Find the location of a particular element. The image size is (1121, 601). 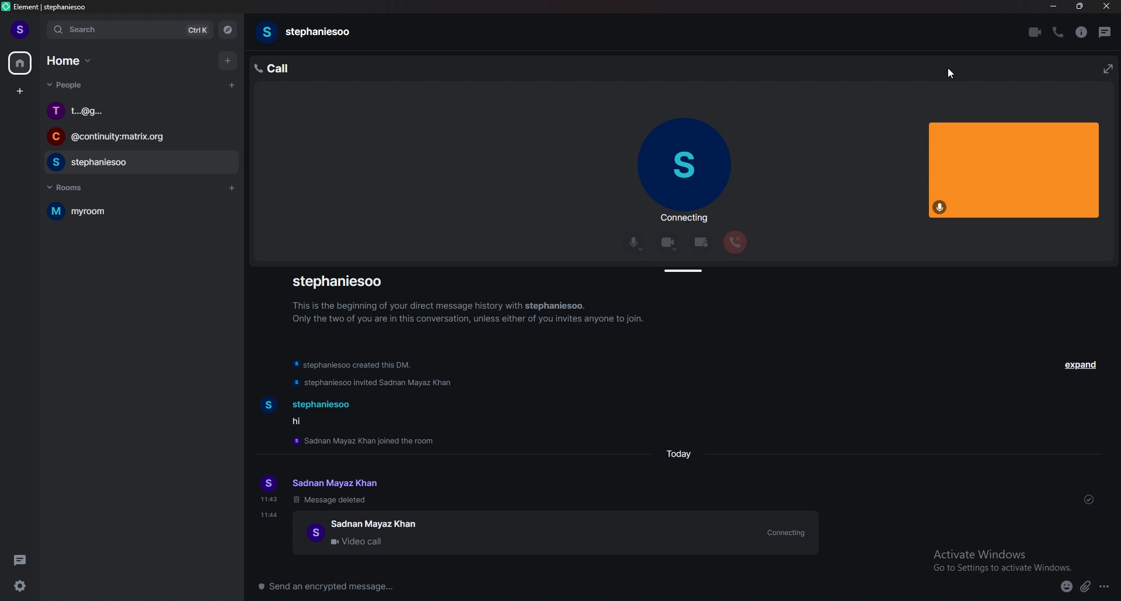

Activate Windows is located at coordinates (998, 557).